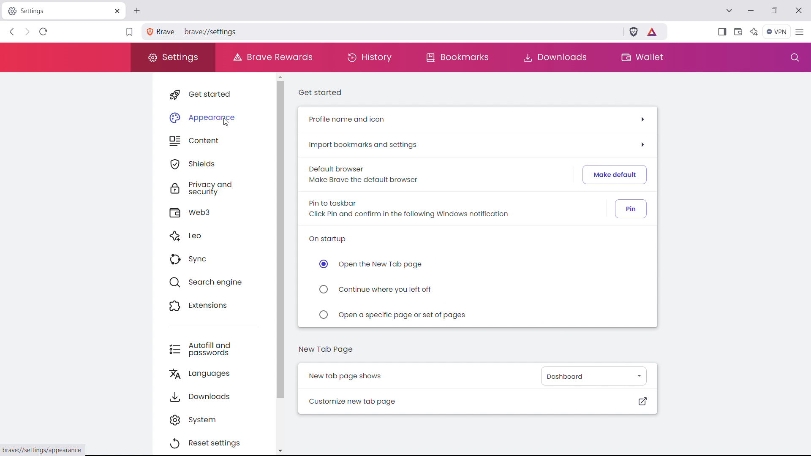 The height and width of the screenshot is (456, 811). What do you see at coordinates (792, 57) in the screenshot?
I see `search` at bounding box center [792, 57].